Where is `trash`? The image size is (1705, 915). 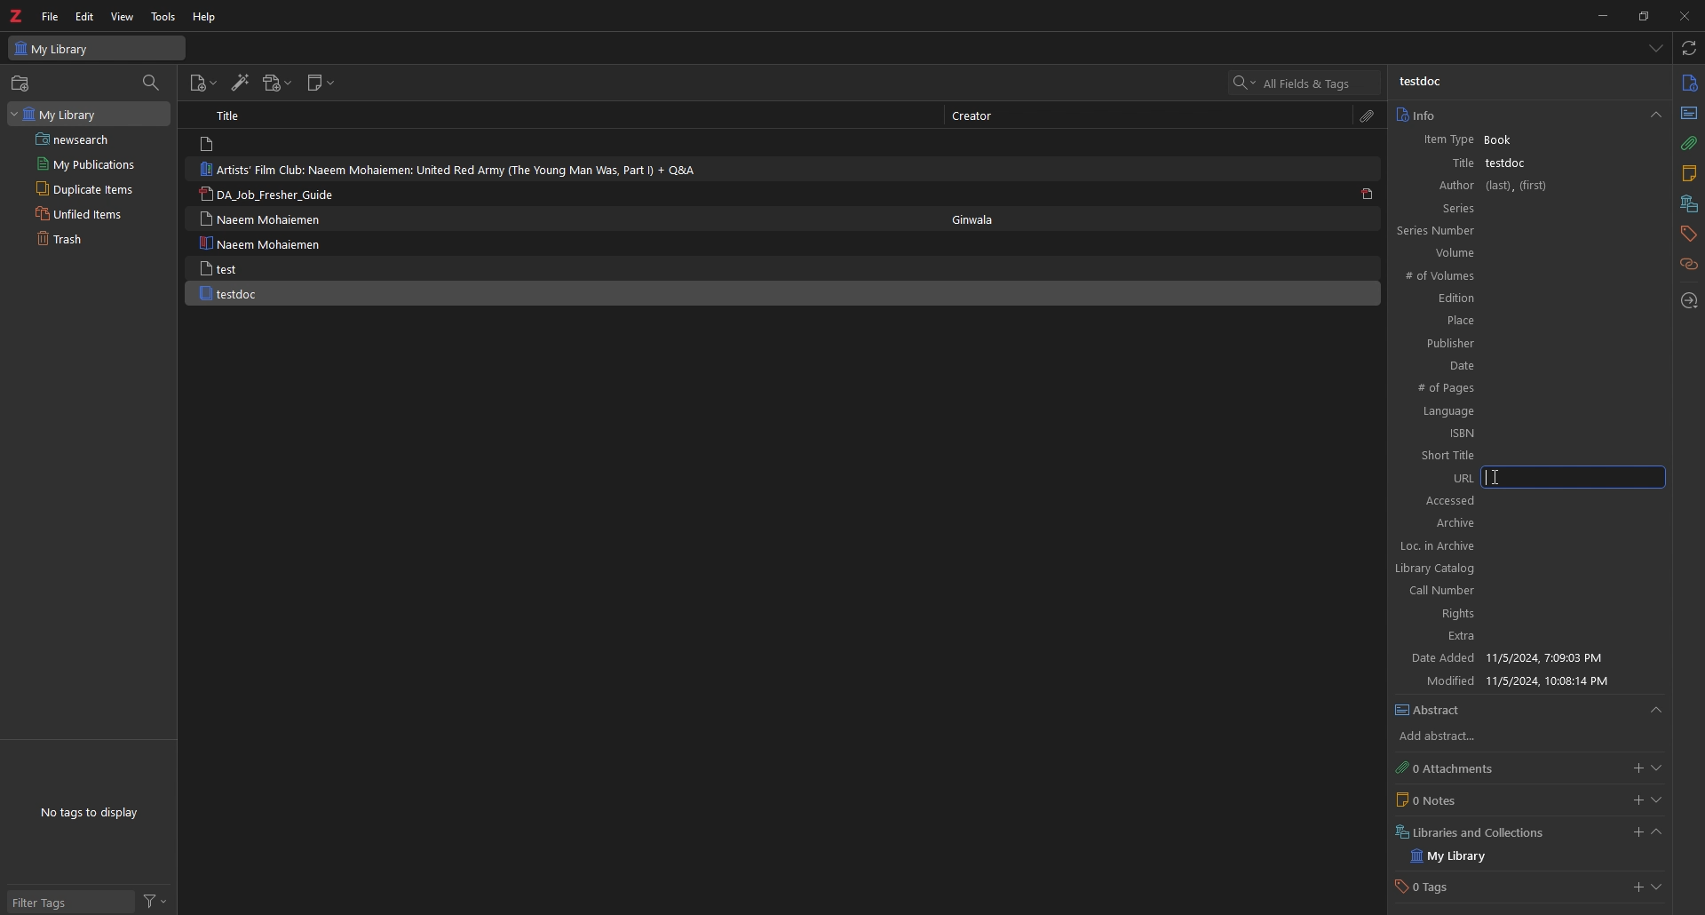 trash is located at coordinates (81, 239).